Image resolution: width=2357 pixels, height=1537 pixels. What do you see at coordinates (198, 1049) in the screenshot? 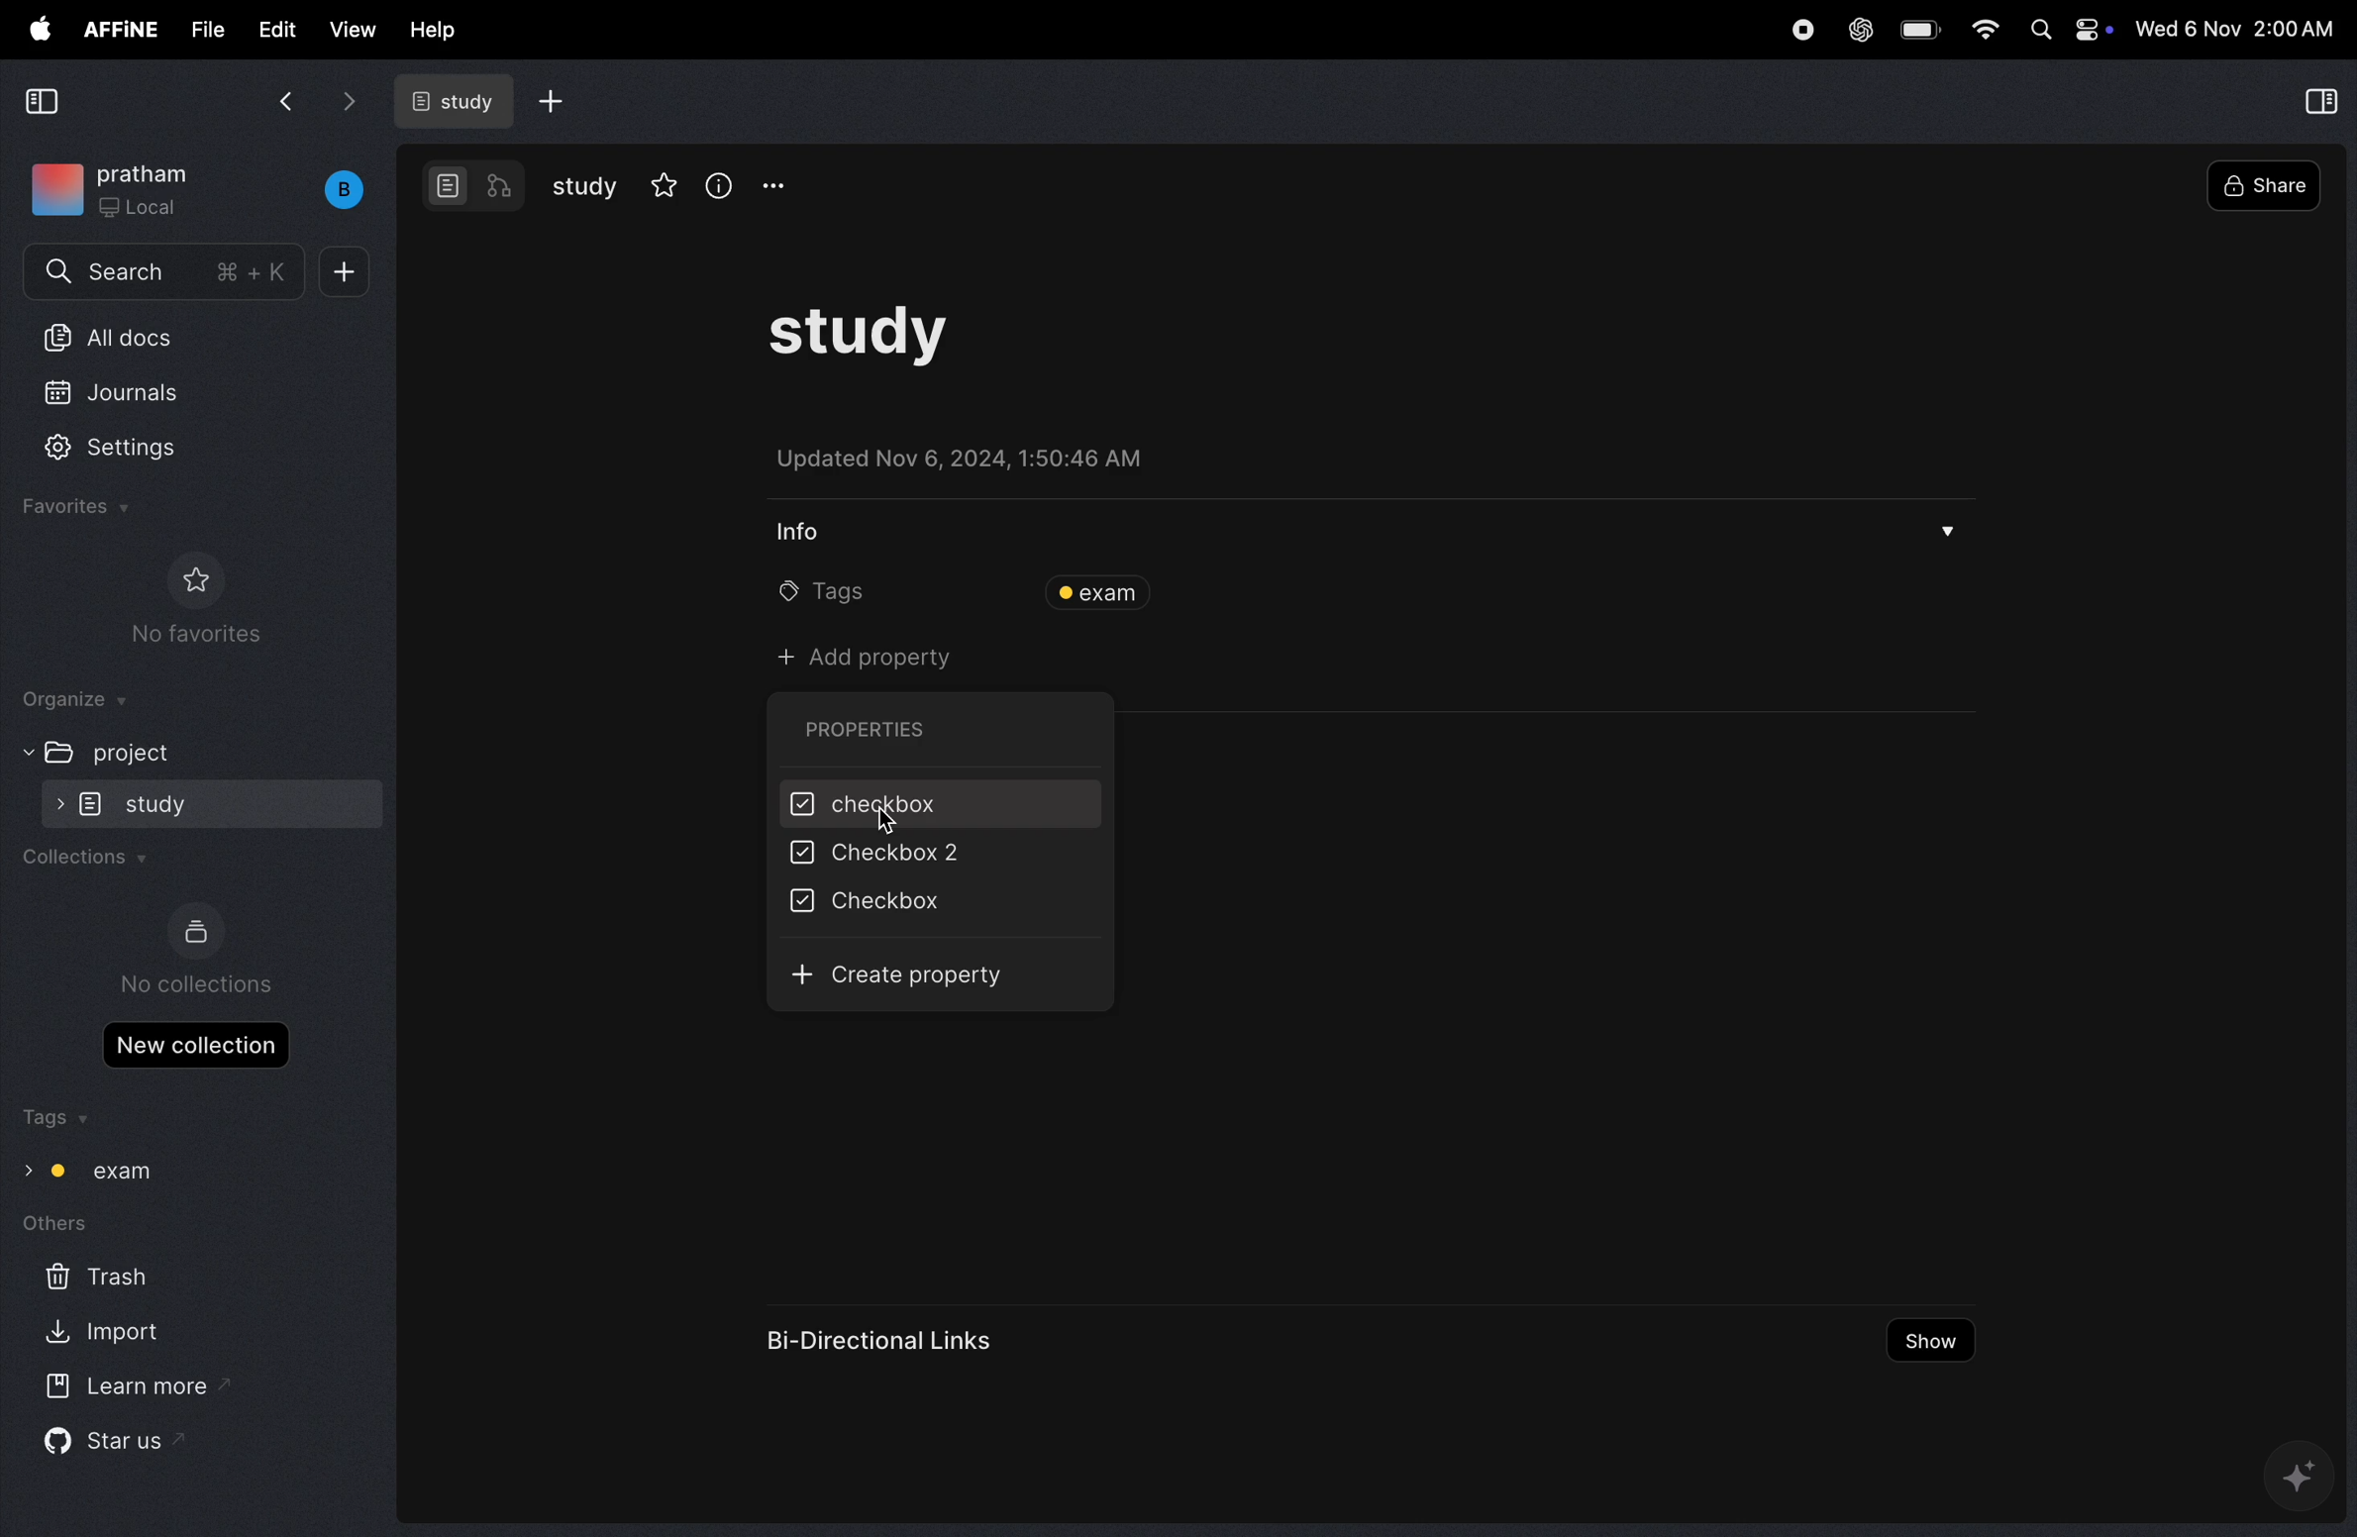
I see `new collections` at bounding box center [198, 1049].